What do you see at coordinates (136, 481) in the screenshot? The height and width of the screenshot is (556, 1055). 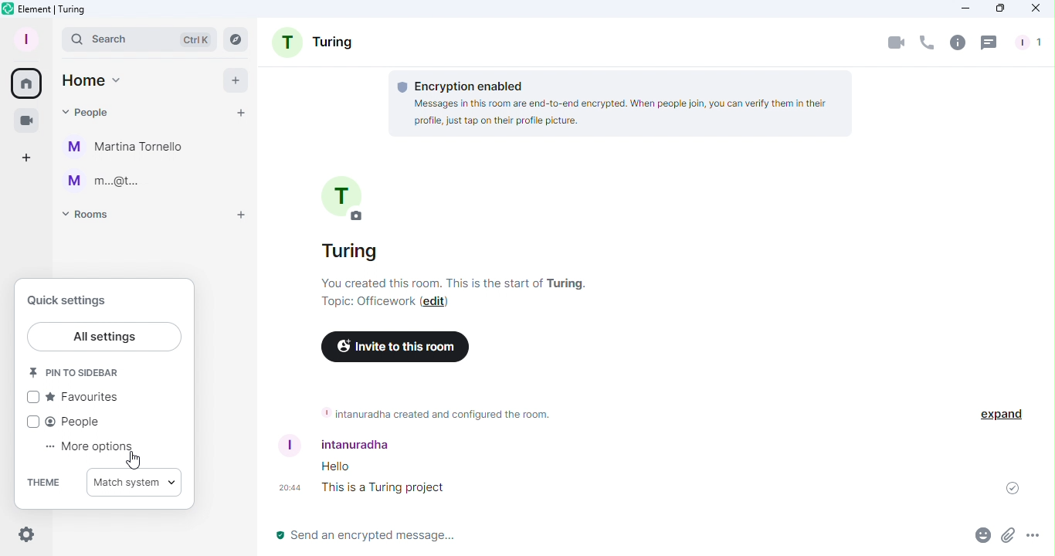 I see `Match system` at bounding box center [136, 481].